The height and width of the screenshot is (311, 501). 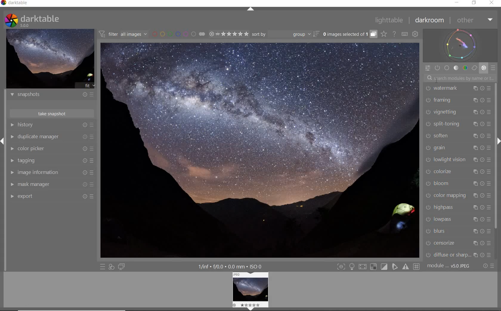 I want to click on Presets and preferences, so click(x=93, y=149).